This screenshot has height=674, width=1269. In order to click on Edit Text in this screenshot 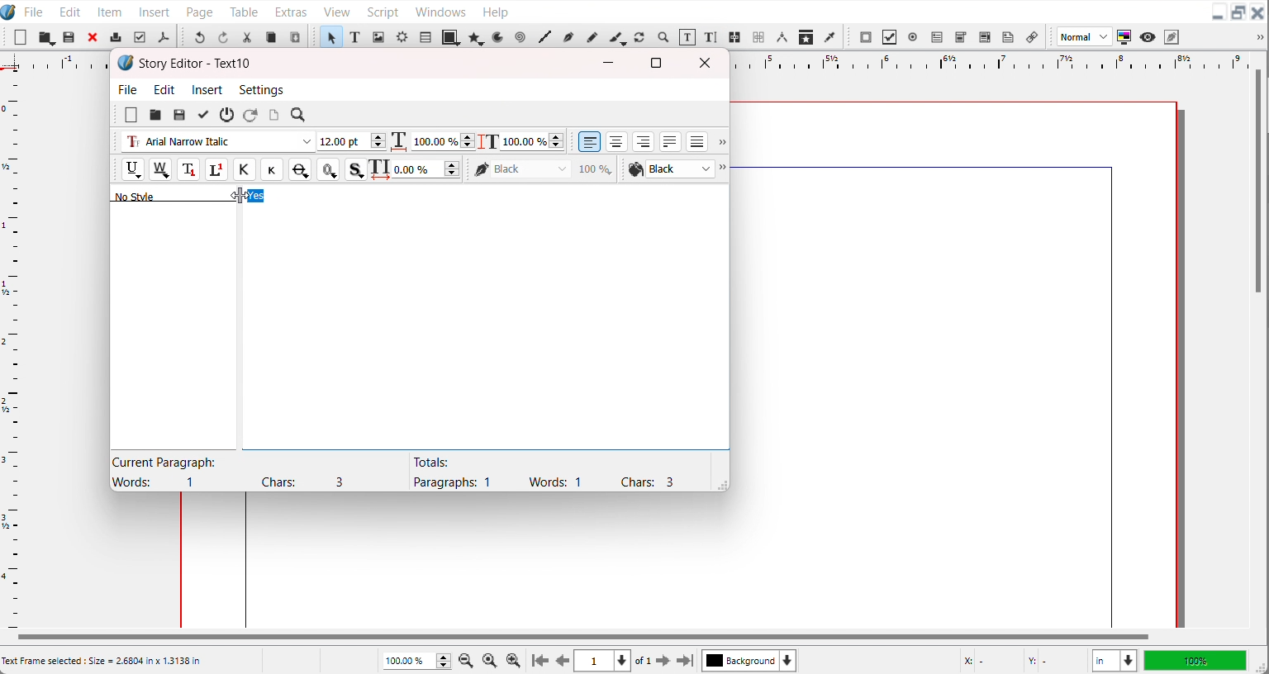, I will do `click(712, 38)`.